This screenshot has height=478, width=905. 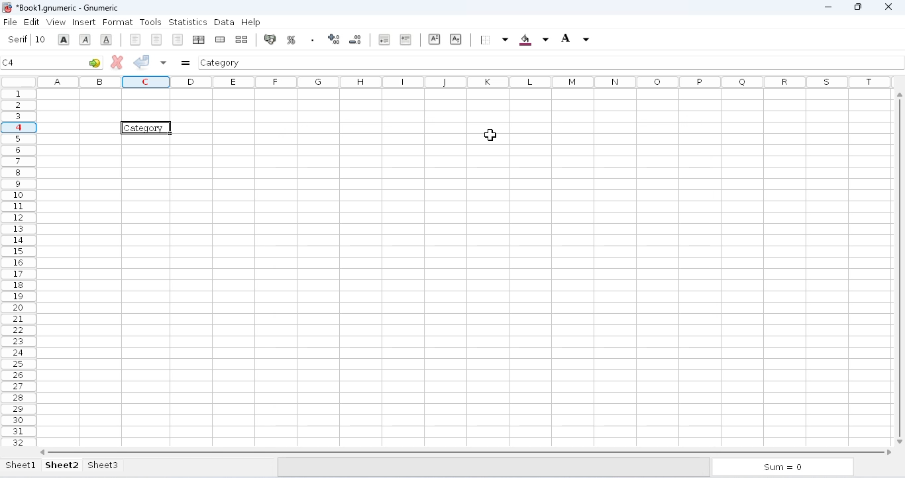 I want to click on file, so click(x=10, y=22).